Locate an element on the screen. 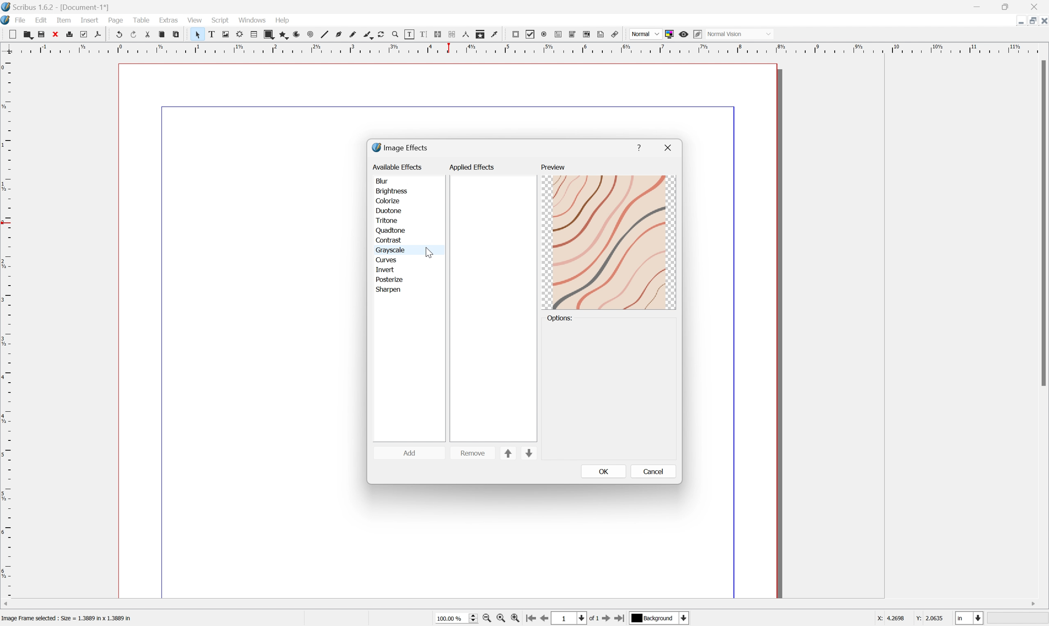 Image resolution: width=1049 pixels, height=626 pixels. Copy is located at coordinates (164, 34).